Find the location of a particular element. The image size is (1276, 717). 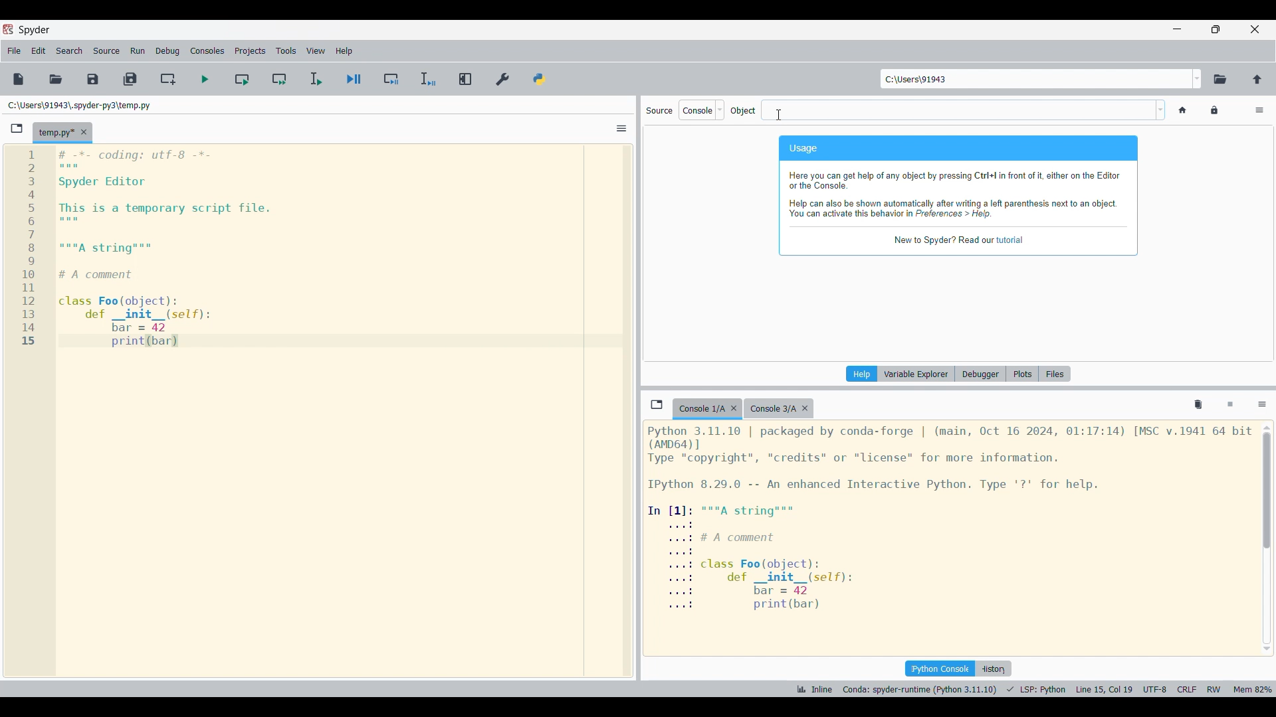

Plots is located at coordinates (1020, 374).